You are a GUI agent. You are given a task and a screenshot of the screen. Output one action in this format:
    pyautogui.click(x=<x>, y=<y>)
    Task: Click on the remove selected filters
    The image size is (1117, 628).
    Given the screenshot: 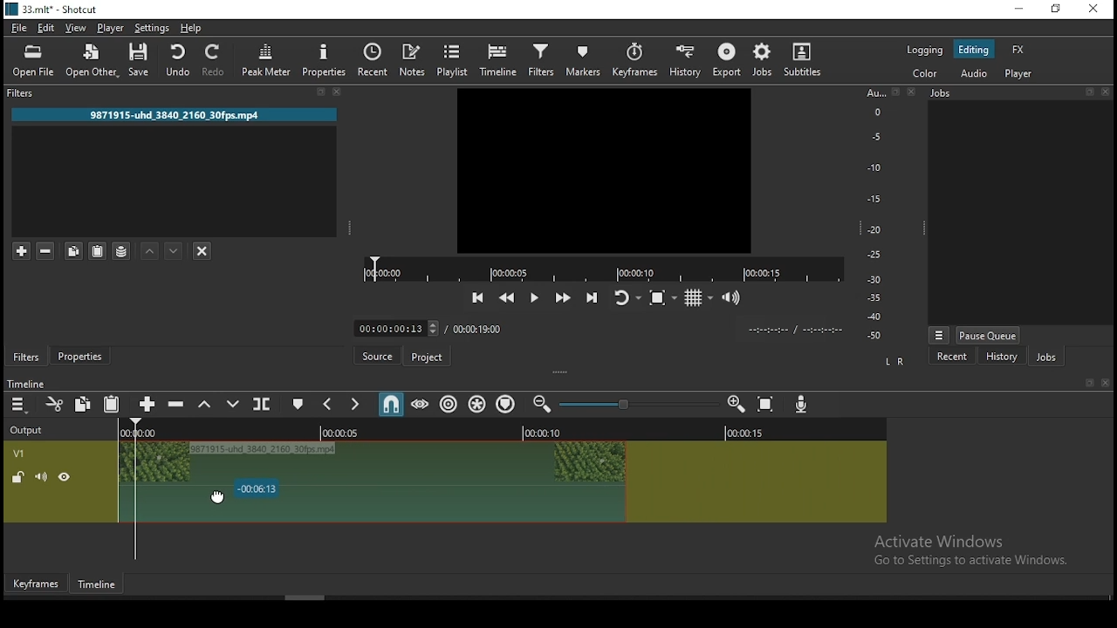 What is the action you would take?
    pyautogui.click(x=48, y=249)
    